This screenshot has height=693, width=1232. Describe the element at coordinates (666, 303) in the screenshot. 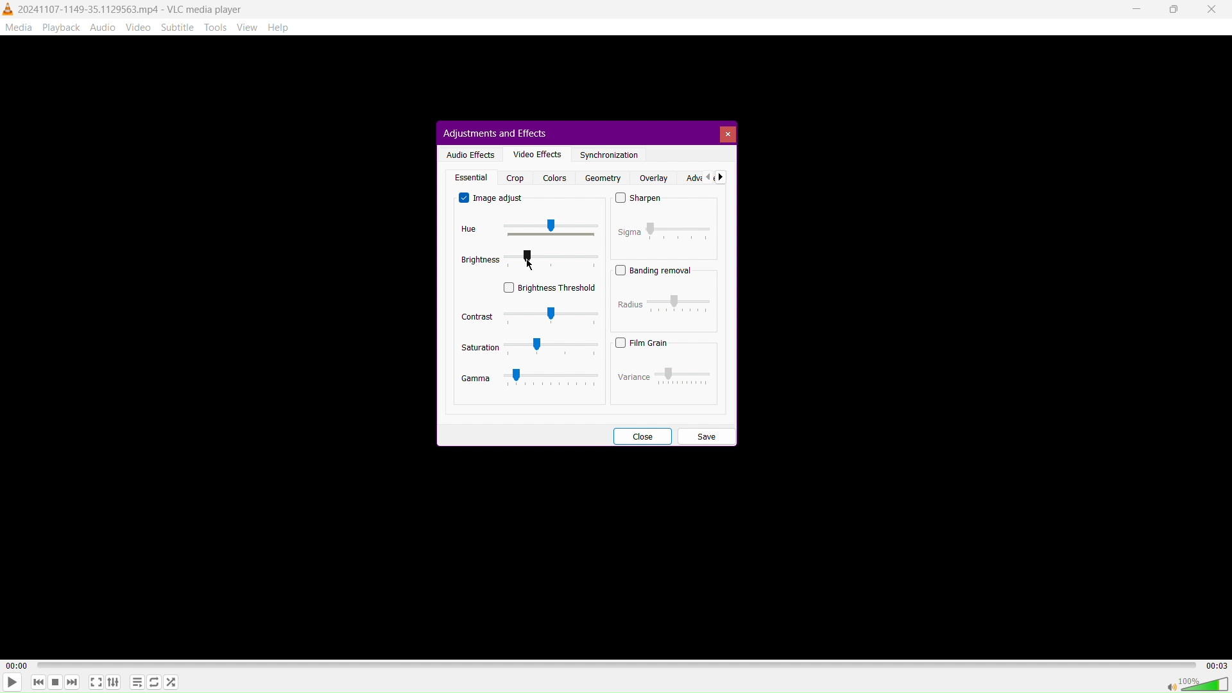

I see `Radius` at that location.